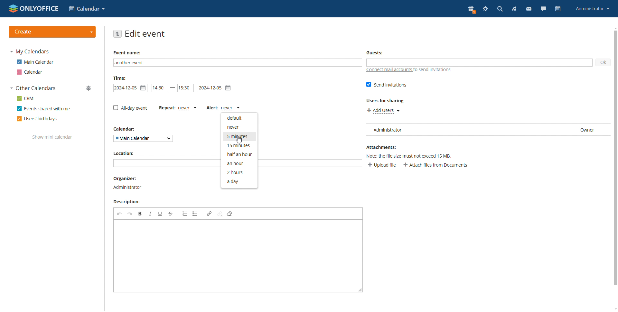 The image size is (618, 312). Describe the element at coordinates (543, 10) in the screenshot. I see `chat` at that location.